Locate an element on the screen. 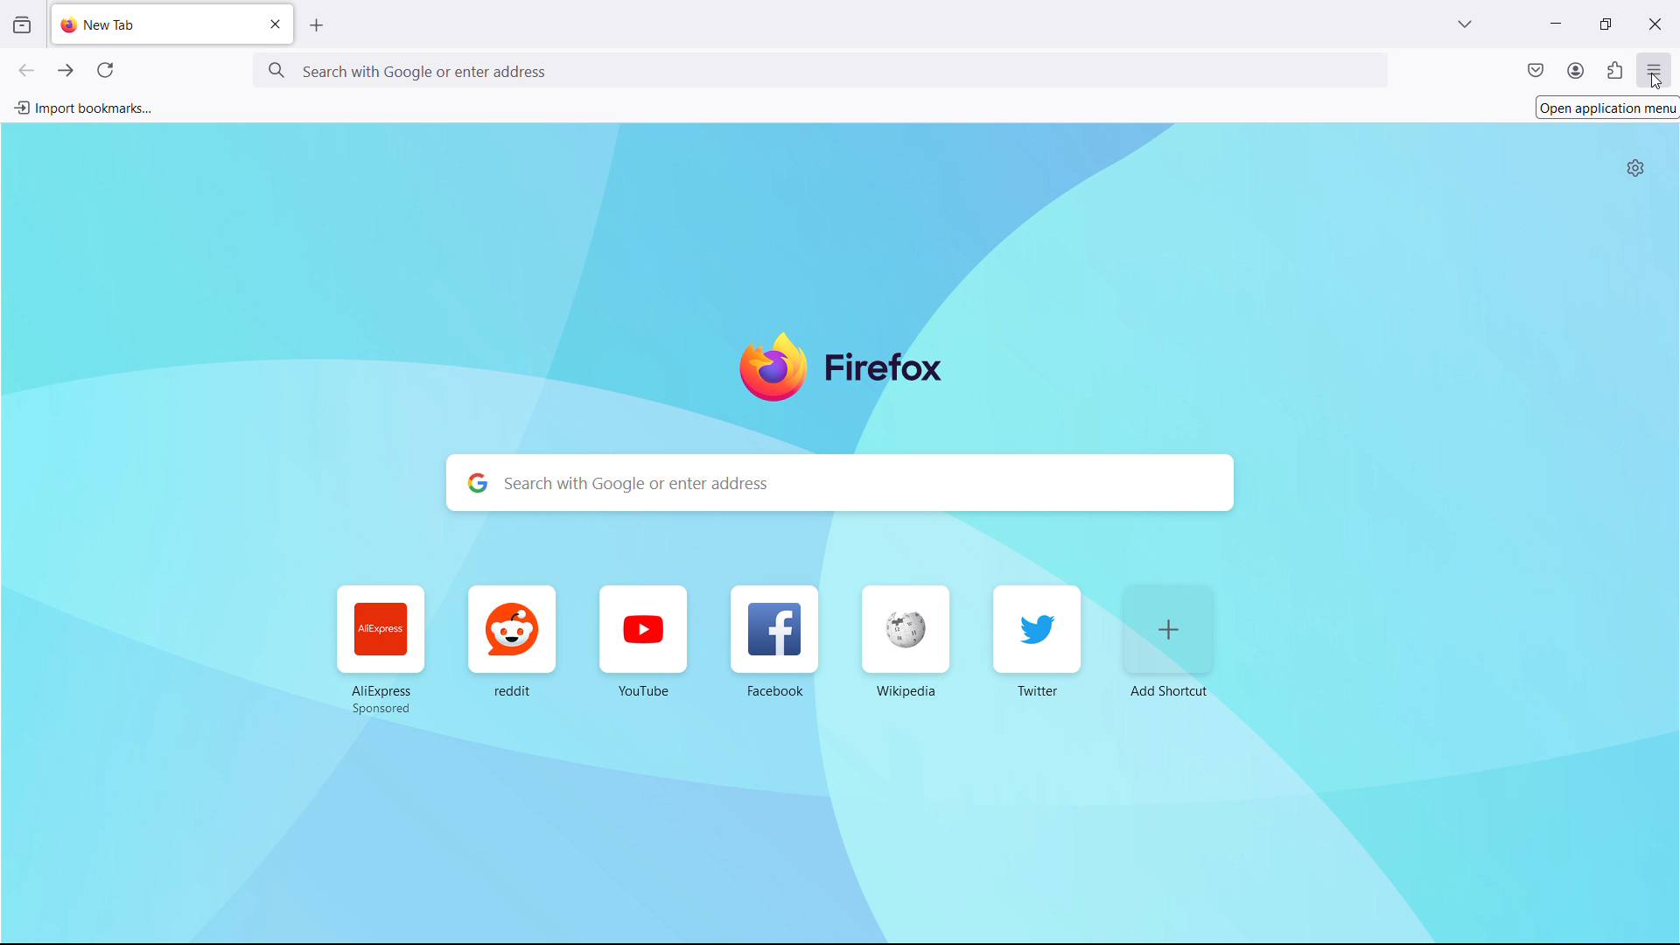  Facebook is located at coordinates (771, 645).